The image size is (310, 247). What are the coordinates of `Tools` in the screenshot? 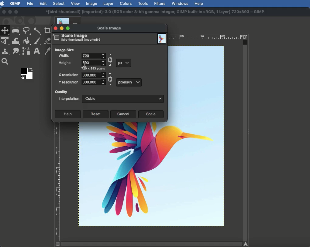 It's located at (143, 4).